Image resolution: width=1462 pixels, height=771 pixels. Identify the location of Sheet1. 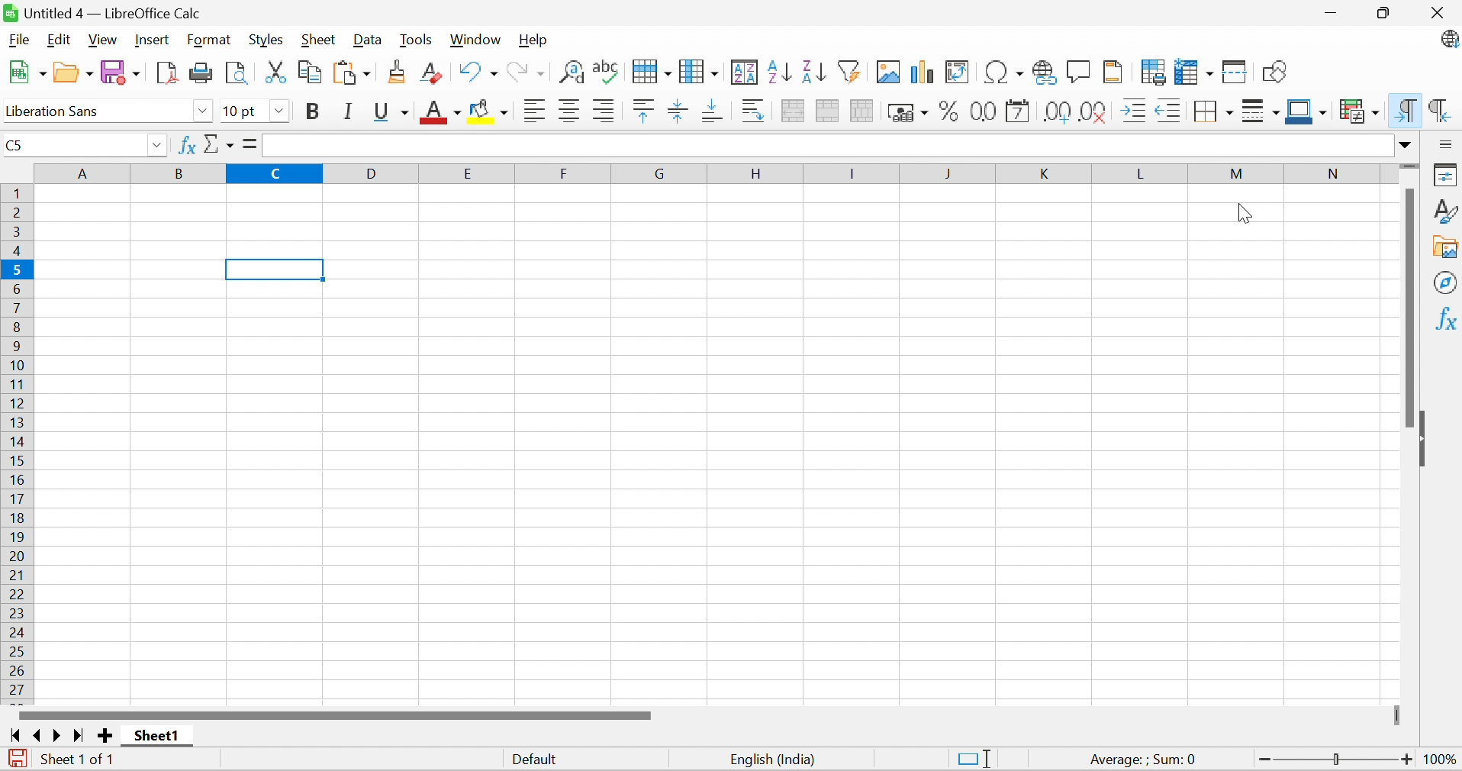
(157, 736).